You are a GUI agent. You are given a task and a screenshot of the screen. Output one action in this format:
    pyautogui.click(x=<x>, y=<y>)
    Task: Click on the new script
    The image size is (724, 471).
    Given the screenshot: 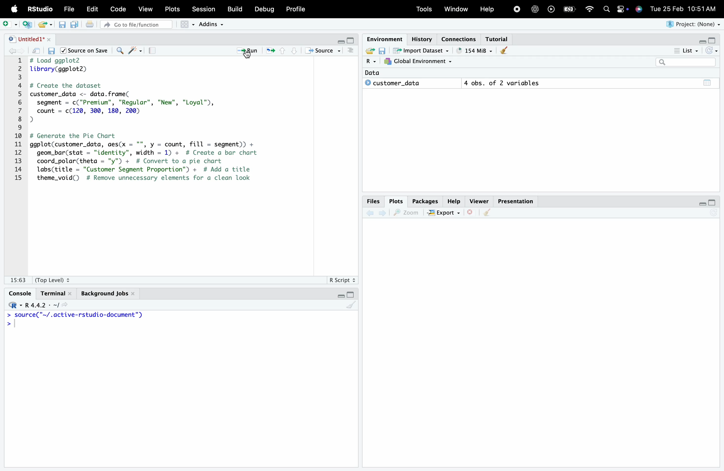 What is the action you would take?
    pyautogui.click(x=29, y=25)
    